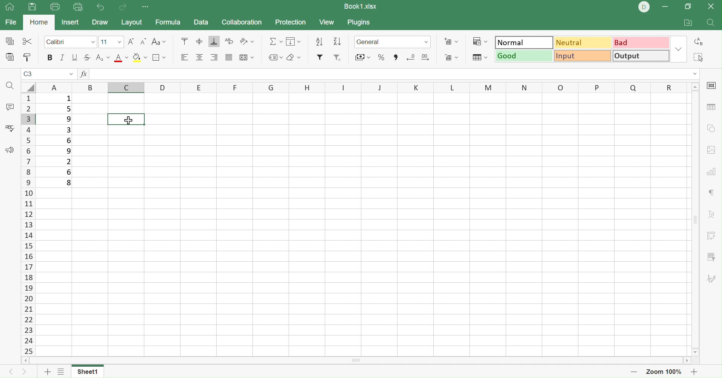  What do you see at coordinates (363, 58) in the screenshot?
I see `Merge & Filter` at bounding box center [363, 58].